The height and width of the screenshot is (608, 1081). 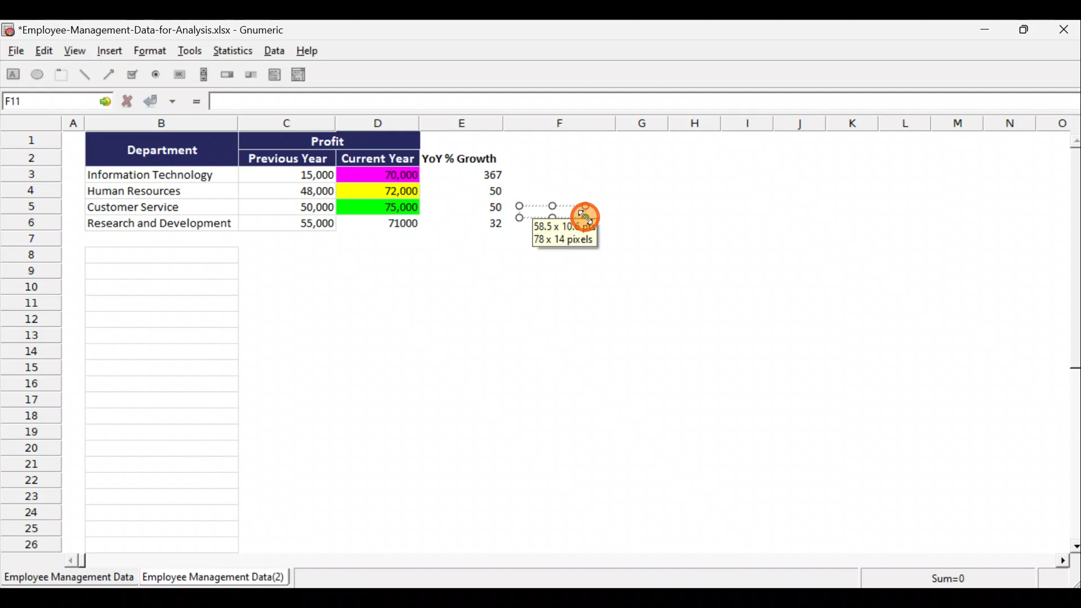 What do you see at coordinates (302, 190) in the screenshot?
I see `Data` at bounding box center [302, 190].